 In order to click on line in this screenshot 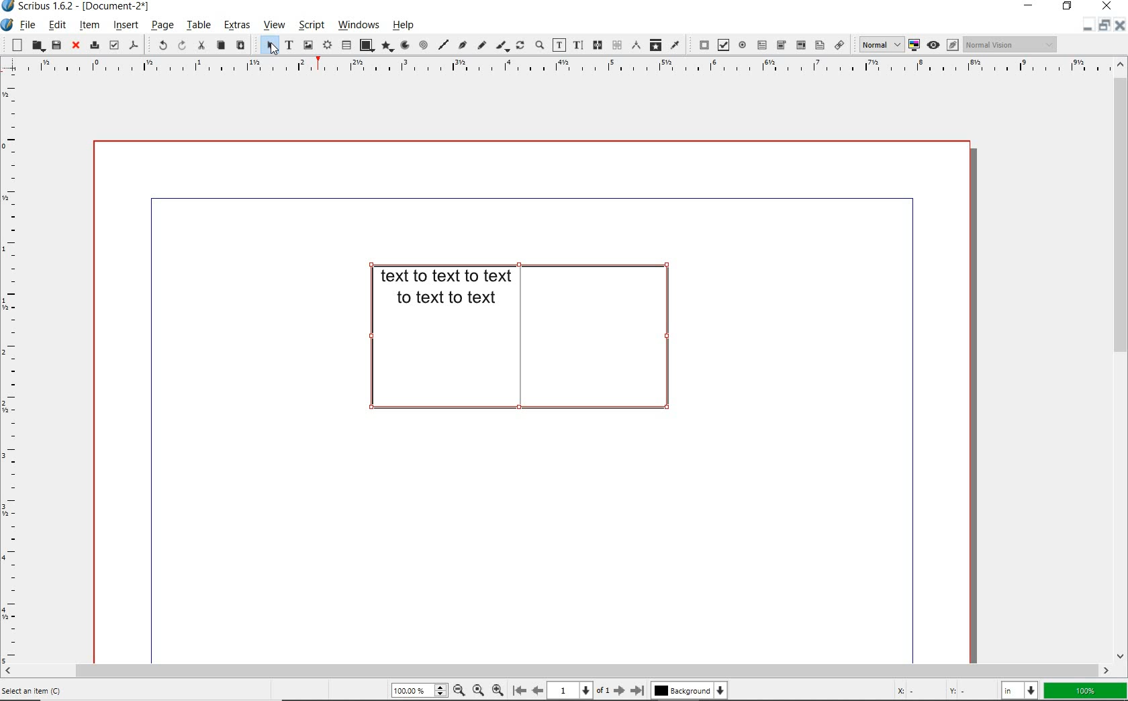, I will do `click(444, 44)`.